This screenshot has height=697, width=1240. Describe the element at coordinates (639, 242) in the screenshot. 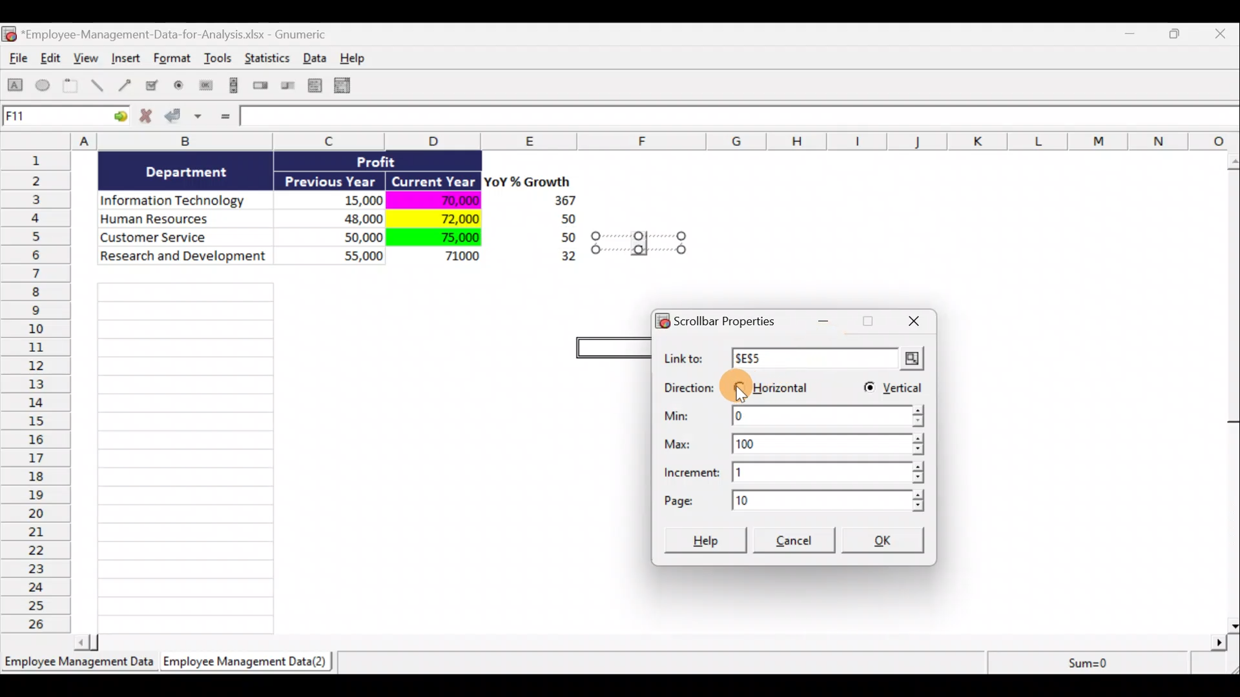

I see `resize handle` at that location.